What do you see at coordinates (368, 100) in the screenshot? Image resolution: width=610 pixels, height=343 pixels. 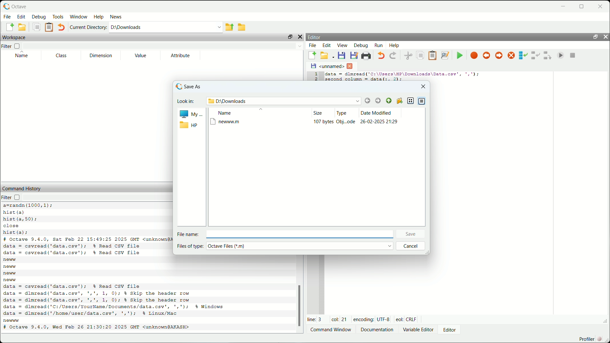 I see `back` at bounding box center [368, 100].